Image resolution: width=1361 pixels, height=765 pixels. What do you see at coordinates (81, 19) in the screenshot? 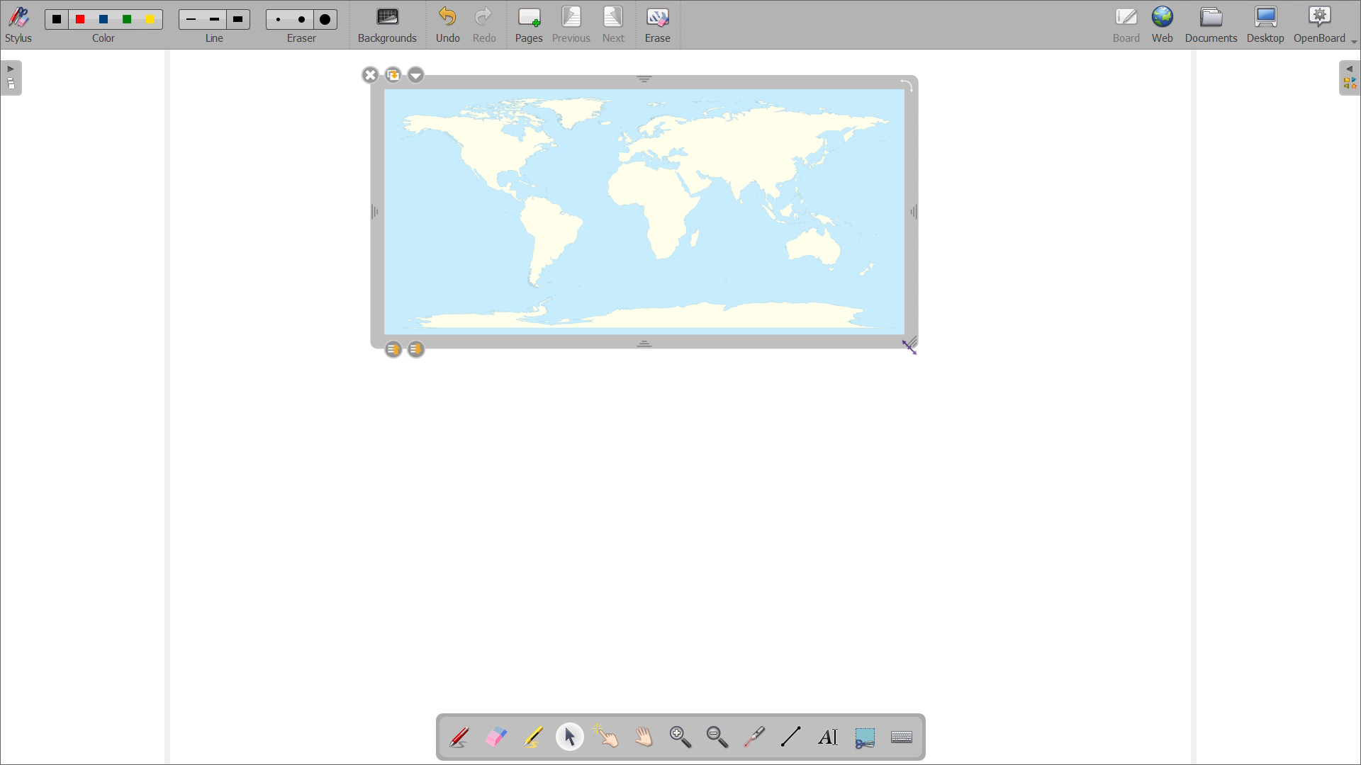
I see `red` at bounding box center [81, 19].